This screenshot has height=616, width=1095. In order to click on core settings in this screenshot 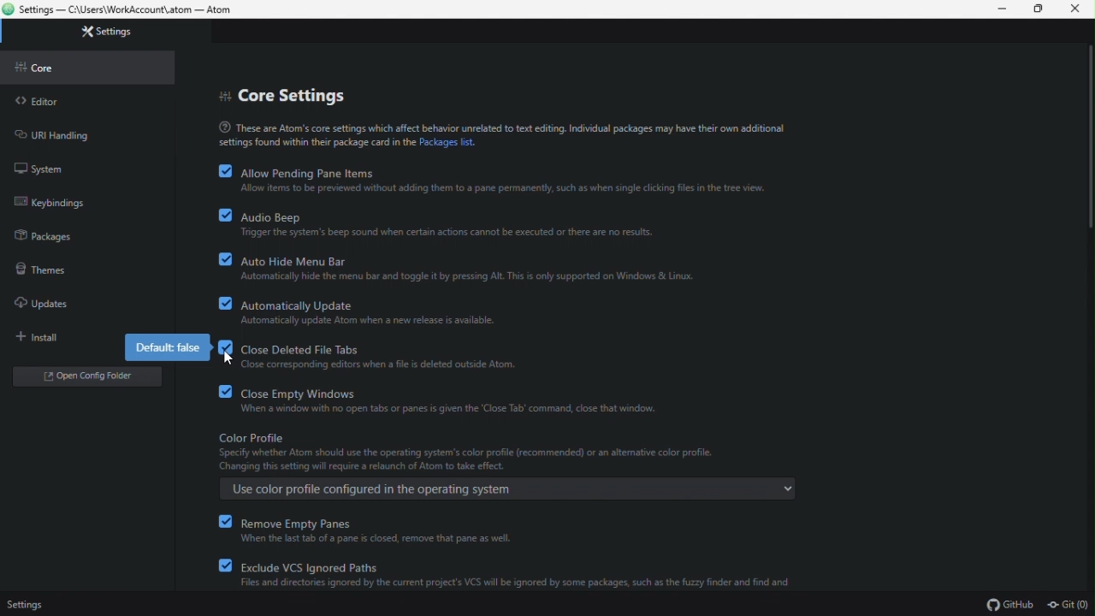, I will do `click(284, 93)`.